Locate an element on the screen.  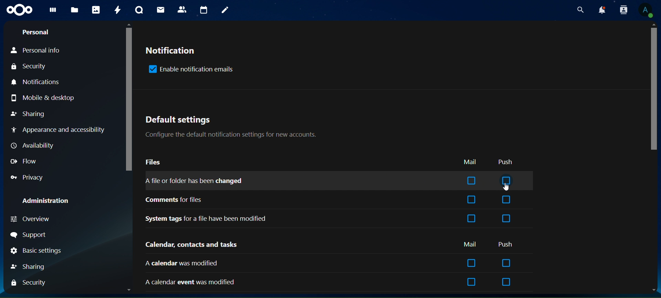
box is located at coordinates (506, 200).